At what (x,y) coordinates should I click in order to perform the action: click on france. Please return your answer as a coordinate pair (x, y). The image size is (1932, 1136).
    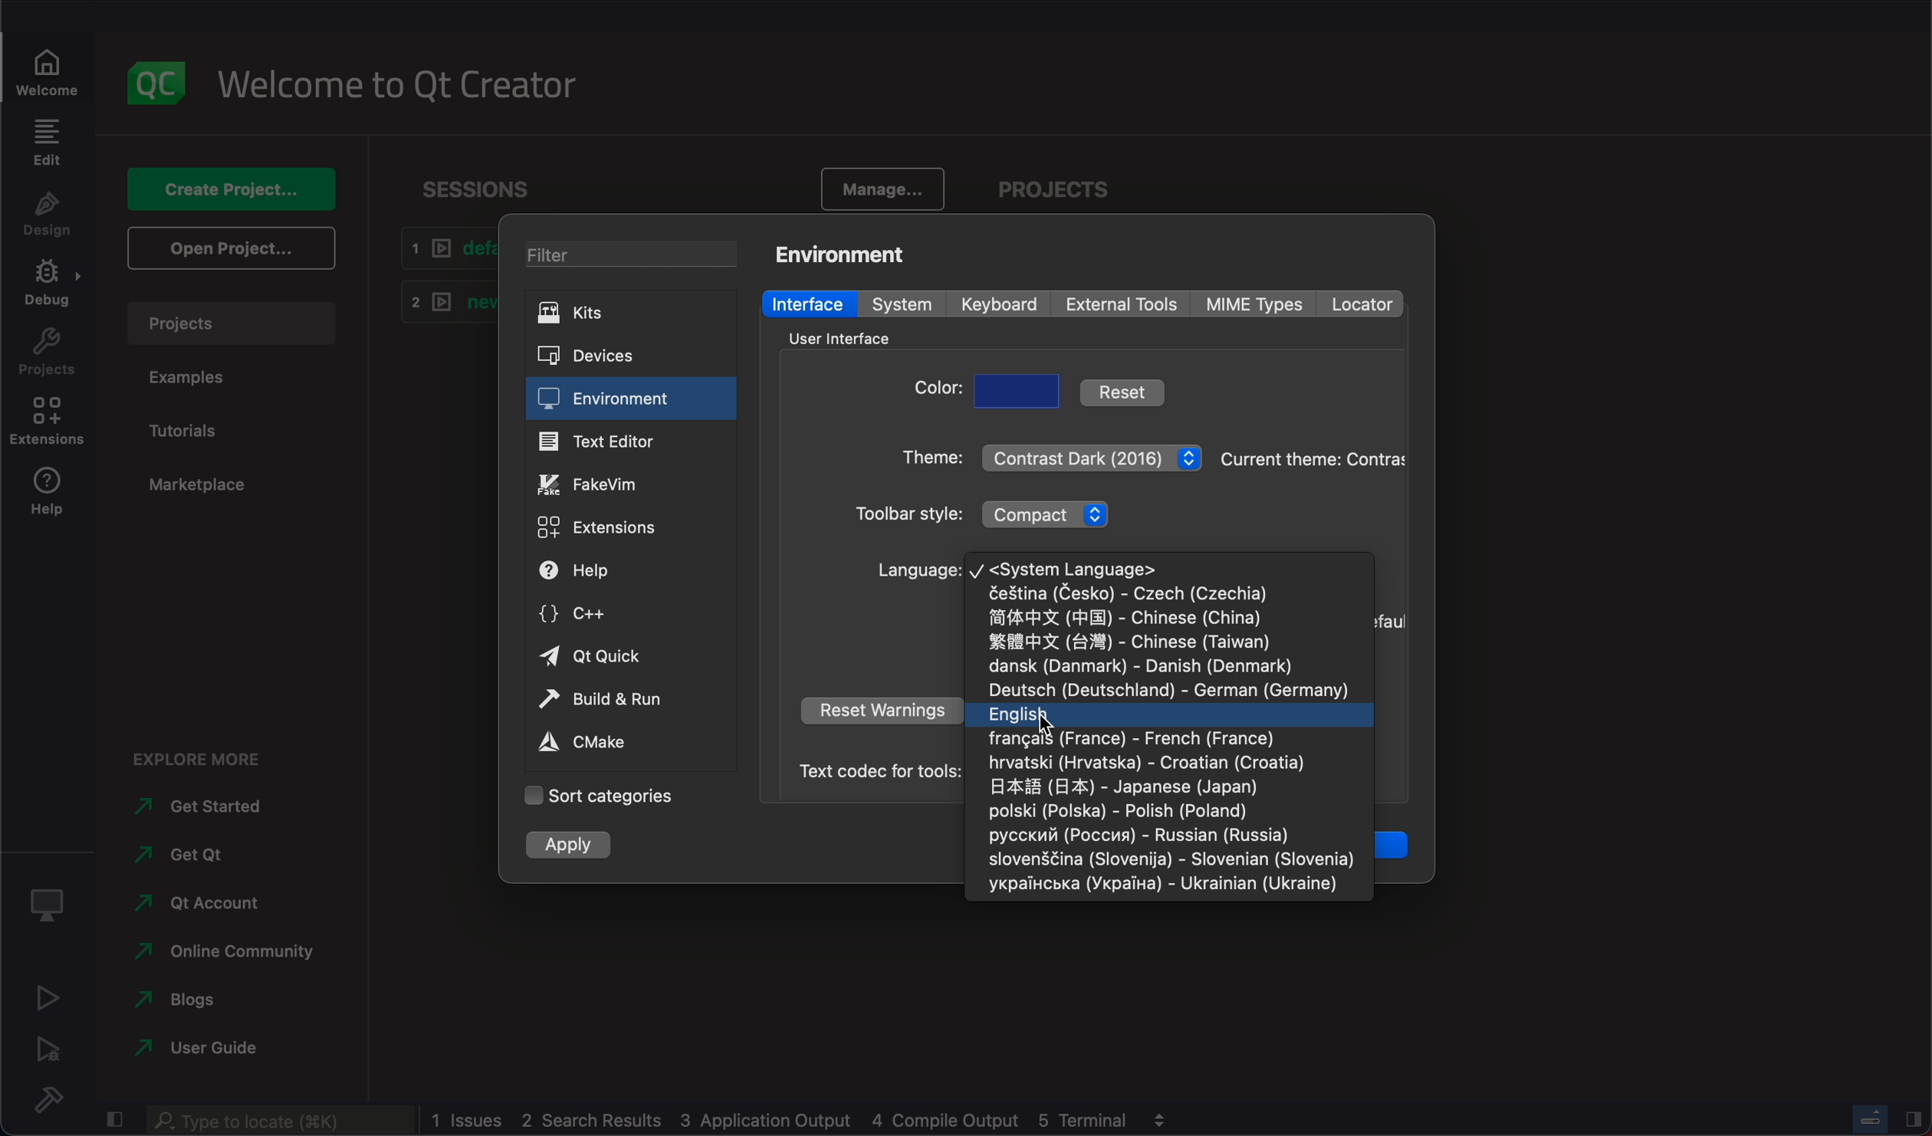
    Looking at the image, I should click on (1139, 742).